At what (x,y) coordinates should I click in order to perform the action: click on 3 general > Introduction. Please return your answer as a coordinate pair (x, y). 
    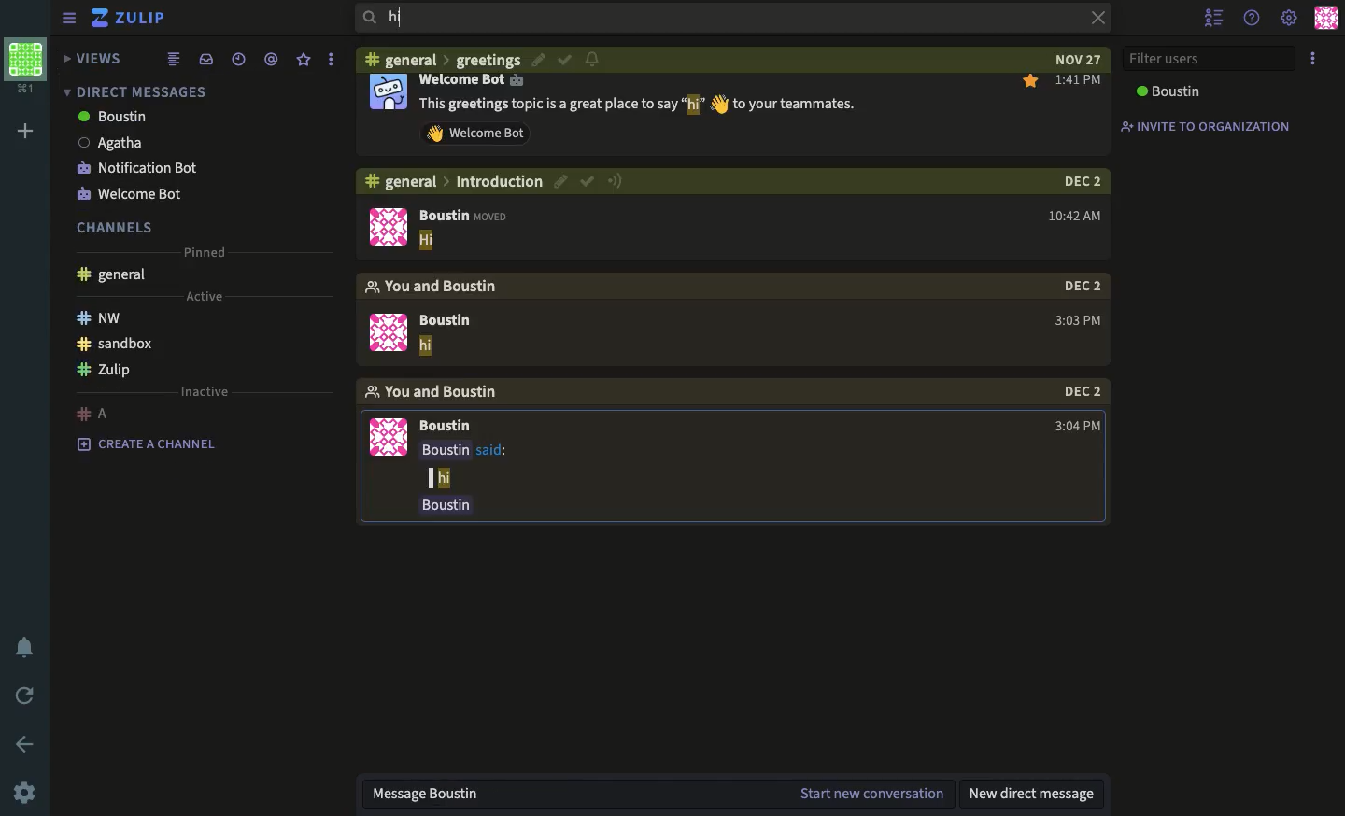
    Looking at the image, I should click on (453, 181).